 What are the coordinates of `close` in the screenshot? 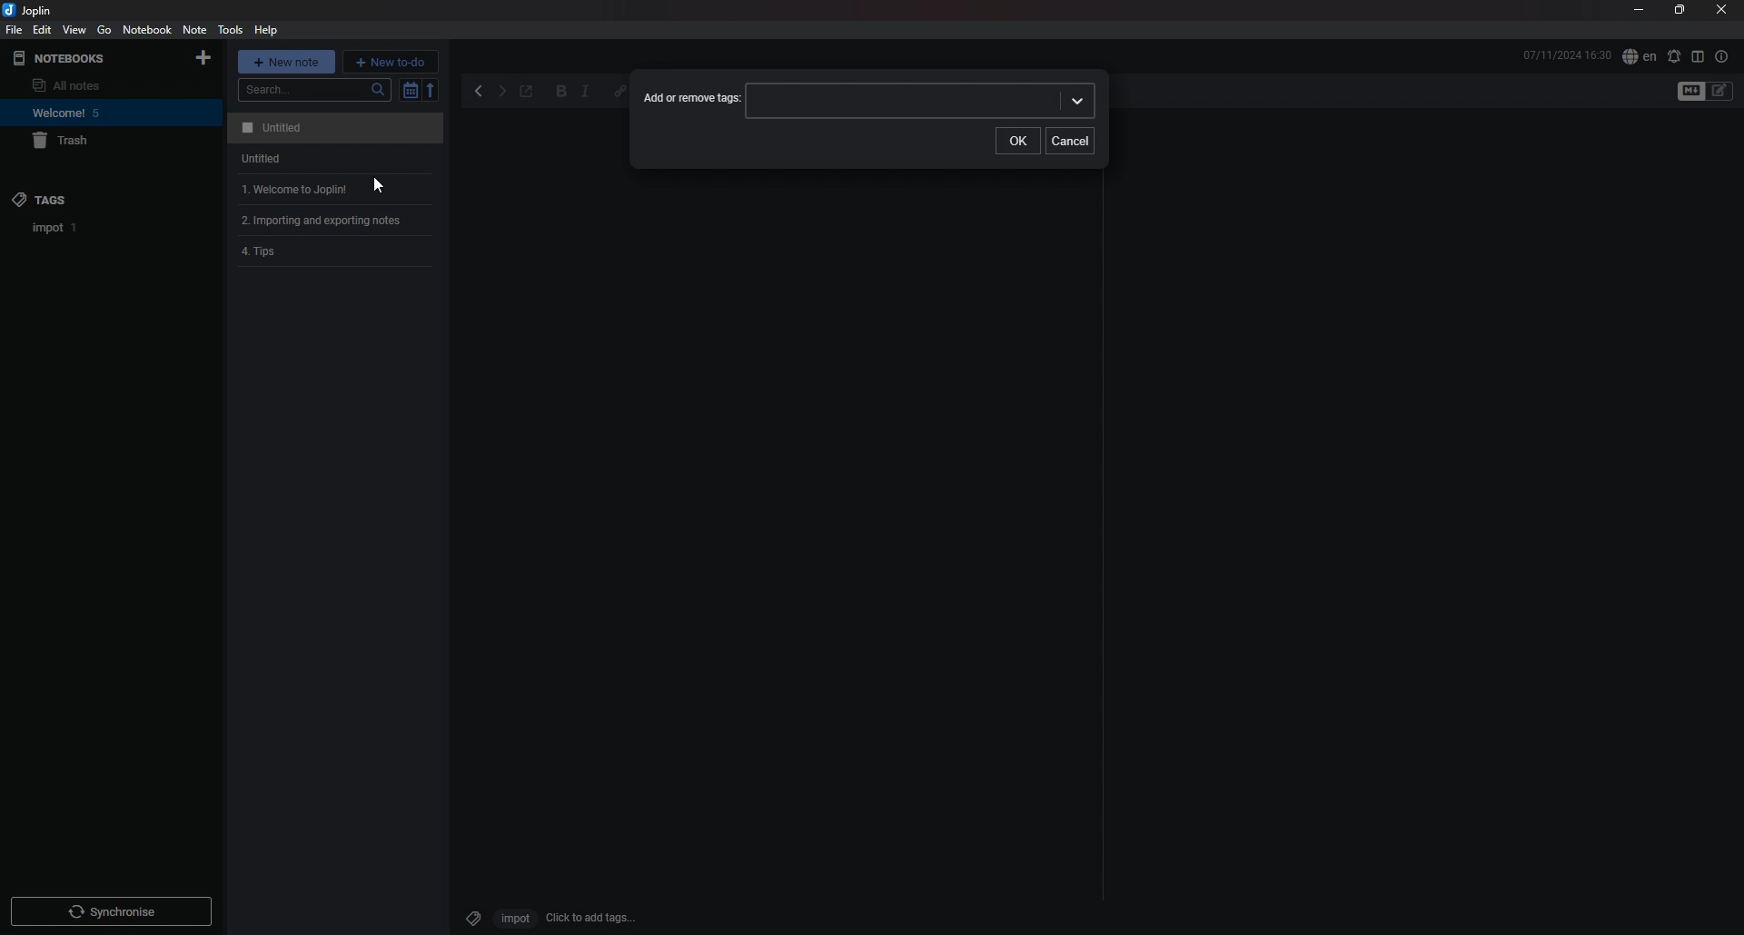 It's located at (1721, 11).